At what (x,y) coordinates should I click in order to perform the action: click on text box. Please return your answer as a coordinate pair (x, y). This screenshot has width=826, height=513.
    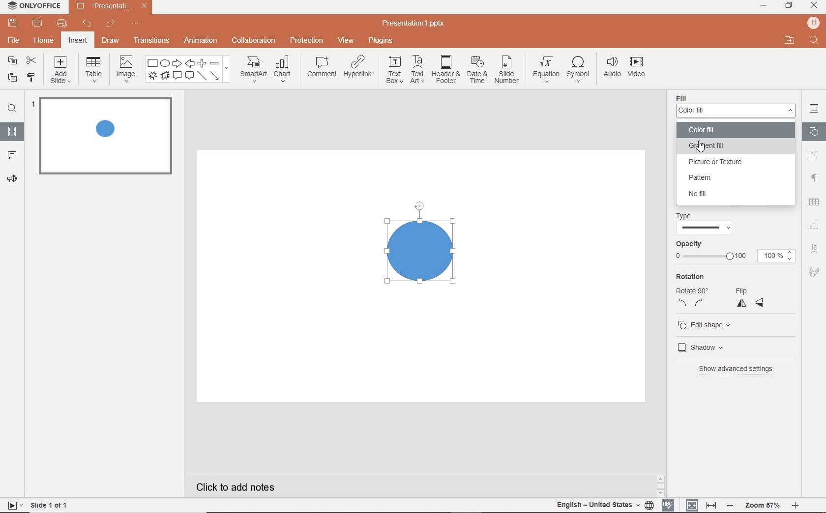
    Looking at the image, I should click on (394, 70).